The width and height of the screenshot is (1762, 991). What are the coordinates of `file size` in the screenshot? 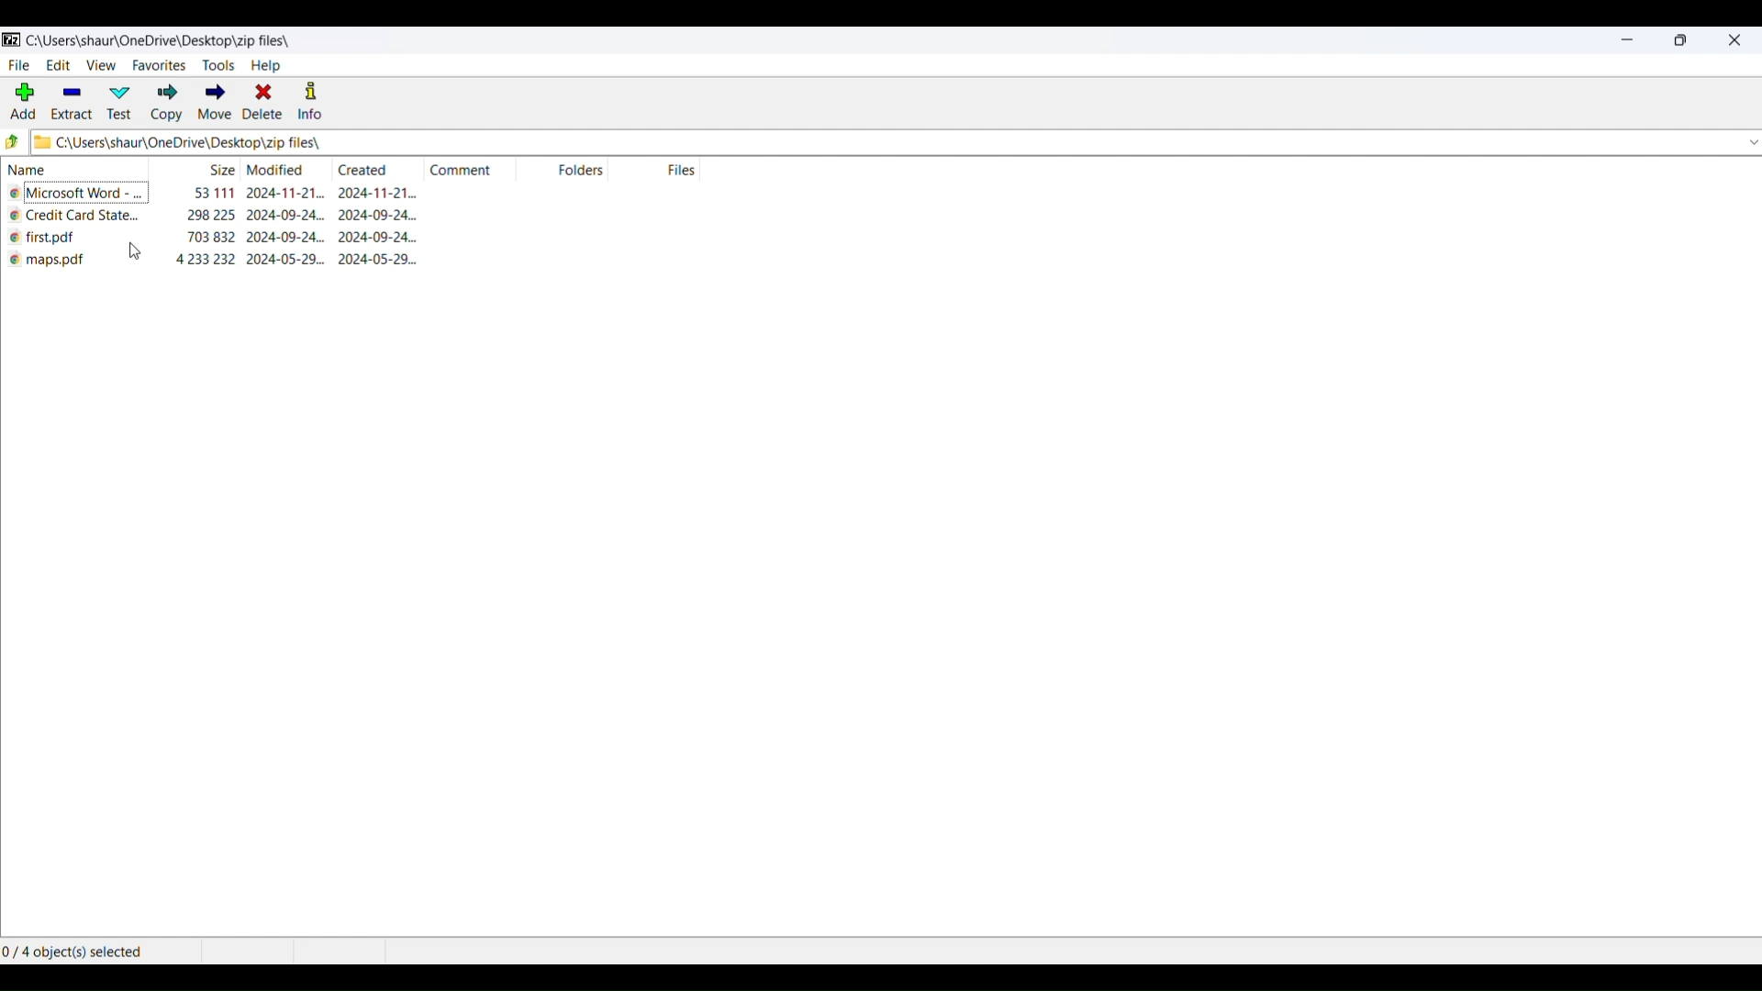 It's located at (214, 239).